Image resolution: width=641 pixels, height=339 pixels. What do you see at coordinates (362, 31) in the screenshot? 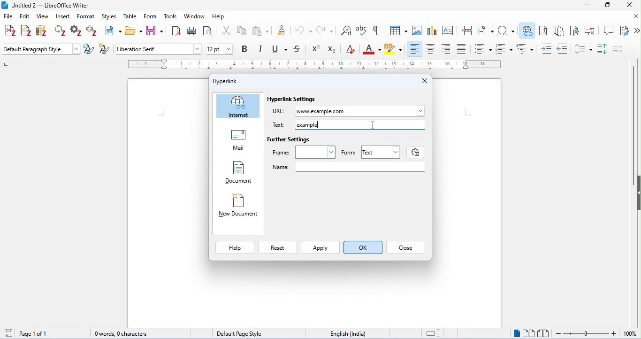
I see `spelling` at bounding box center [362, 31].